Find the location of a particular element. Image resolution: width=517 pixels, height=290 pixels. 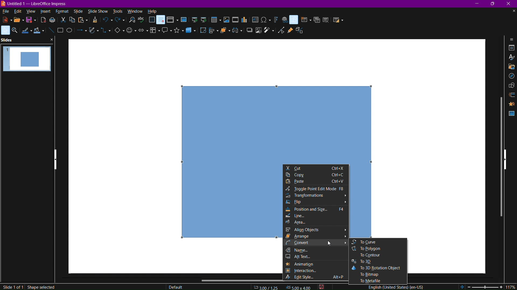

Default is located at coordinates (176, 286).